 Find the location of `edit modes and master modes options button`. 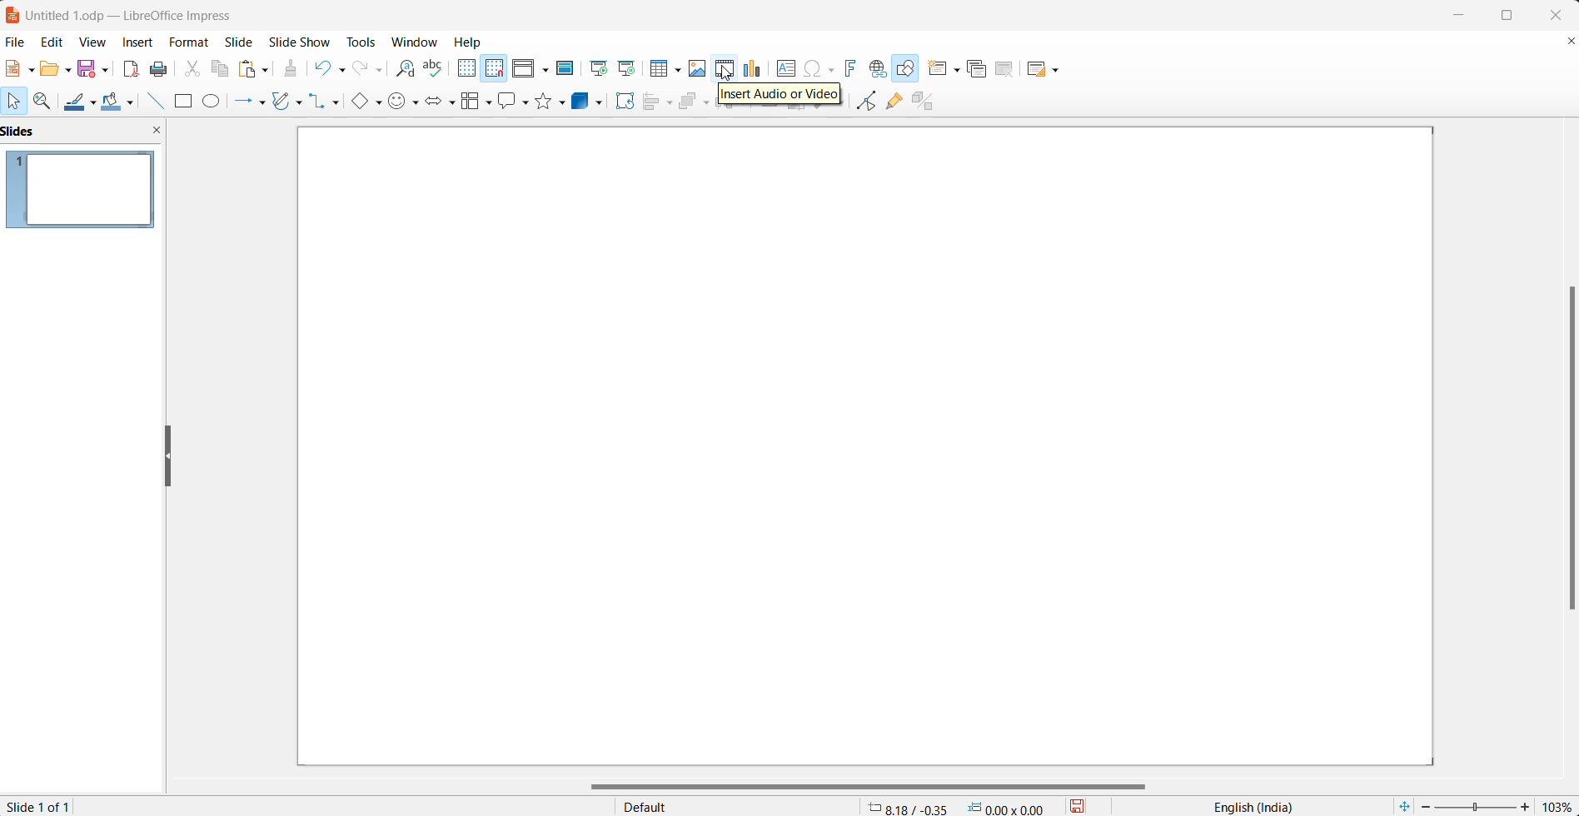

edit modes and master modes options button is located at coordinates (547, 71).